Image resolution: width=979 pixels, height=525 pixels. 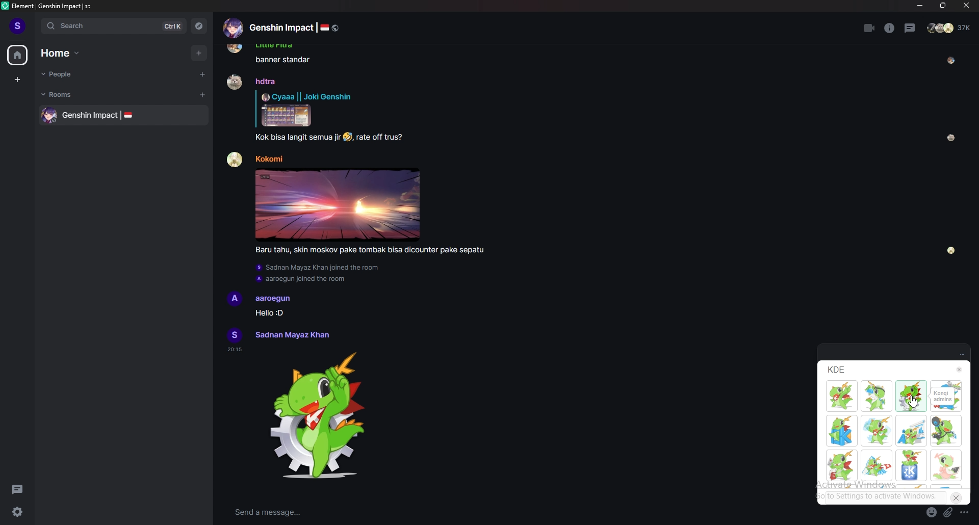 What do you see at coordinates (269, 312) in the screenshot?
I see `Hello :D` at bounding box center [269, 312].